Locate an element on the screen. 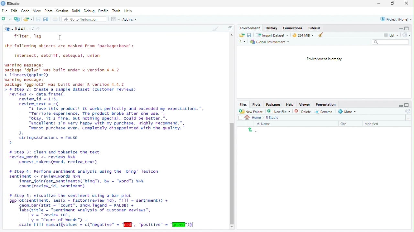 The height and width of the screenshot is (232, 414). Minimize is located at coordinates (400, 29).